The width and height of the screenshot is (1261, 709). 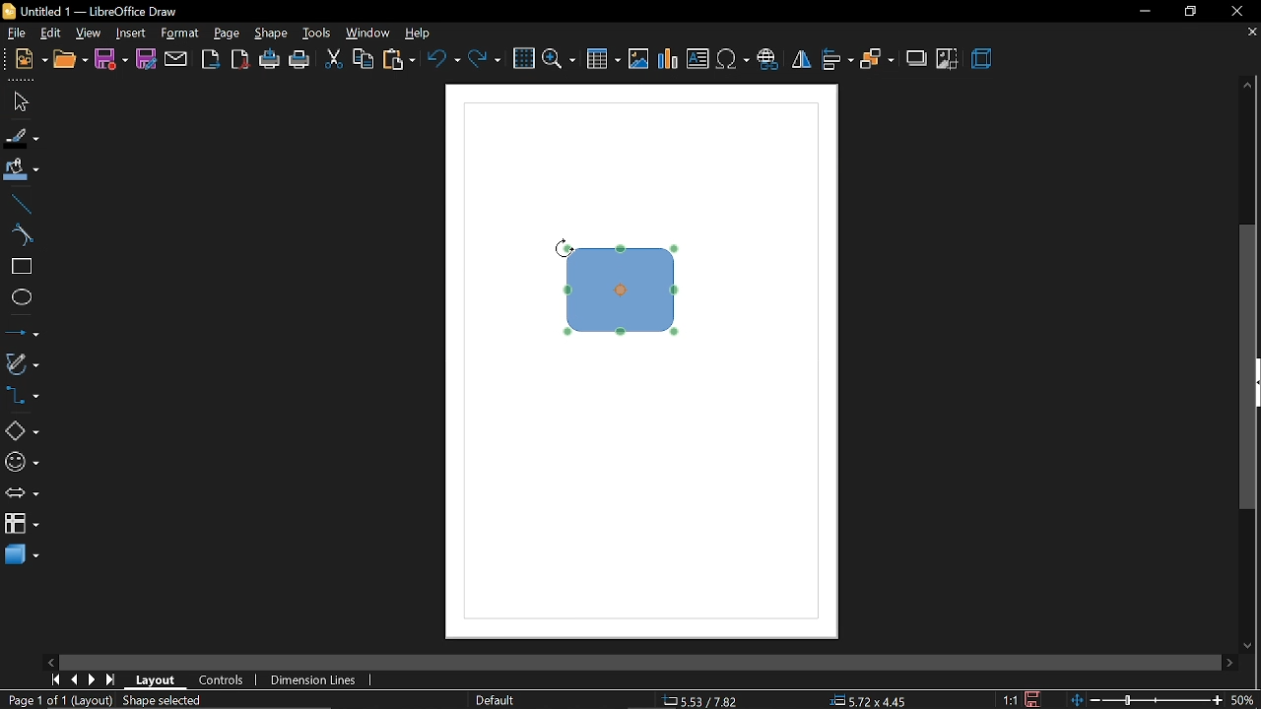 I want to click on controls, so click(x=224, y=678).